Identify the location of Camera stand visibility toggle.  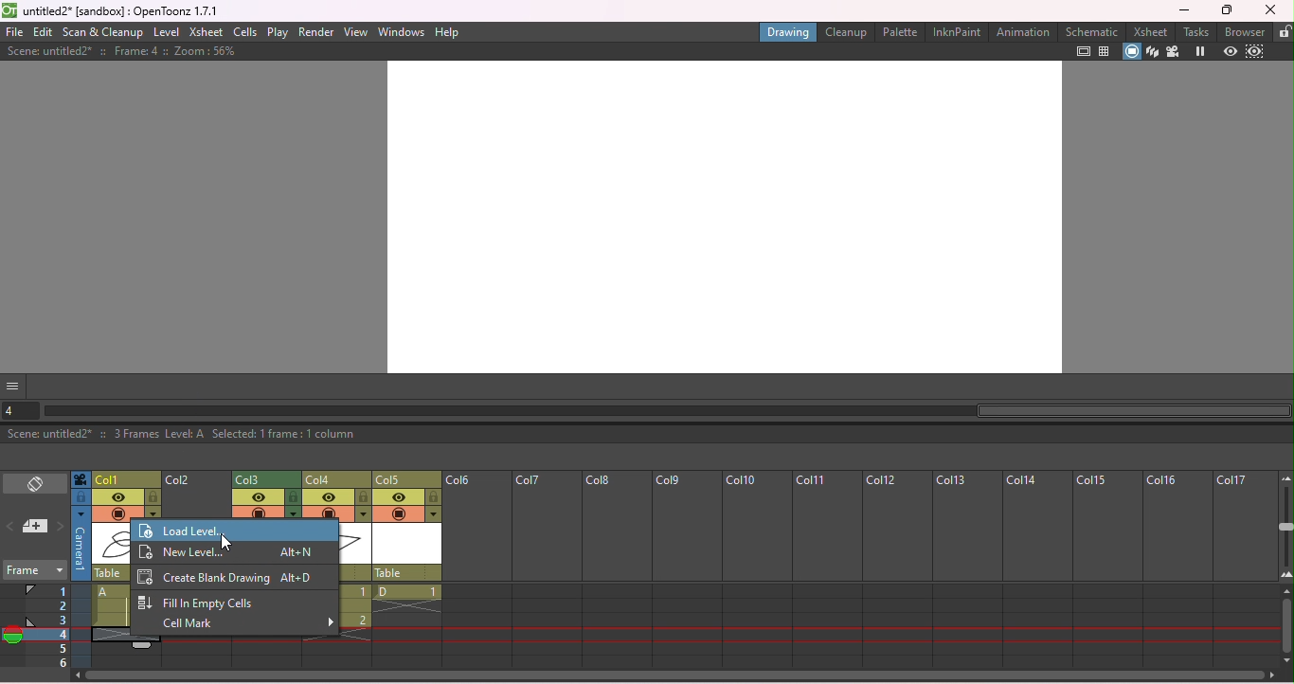
(117, 514).